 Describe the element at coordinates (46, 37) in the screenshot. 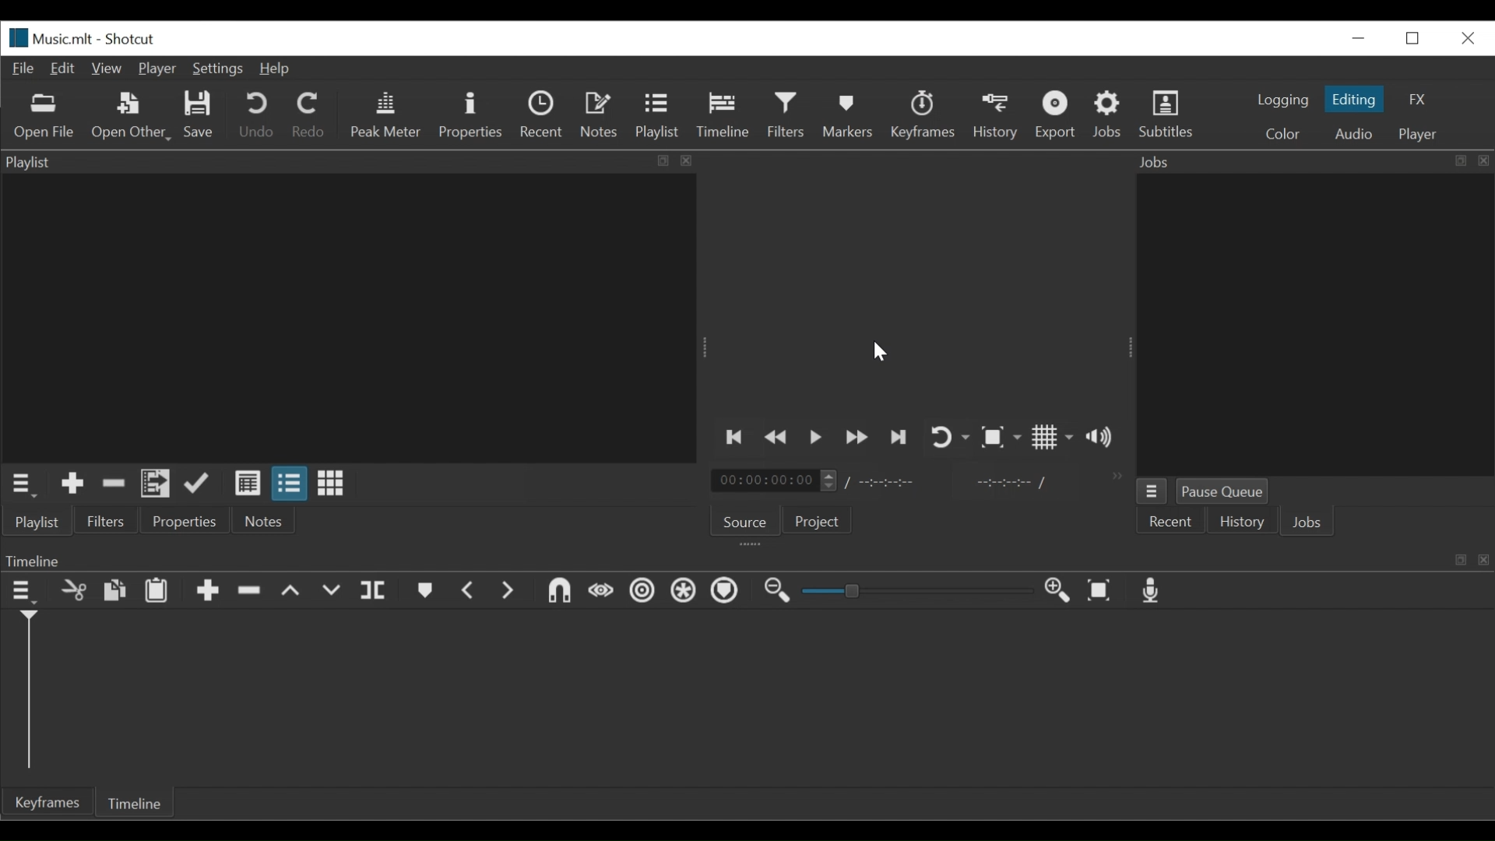

I see `File Name` at that location.